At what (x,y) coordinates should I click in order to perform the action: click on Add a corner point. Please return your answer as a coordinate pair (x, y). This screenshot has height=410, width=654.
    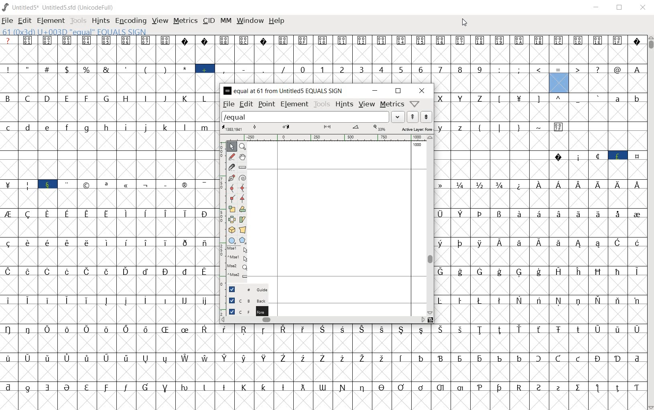
    Looking at the image, I should click on (232, 199).